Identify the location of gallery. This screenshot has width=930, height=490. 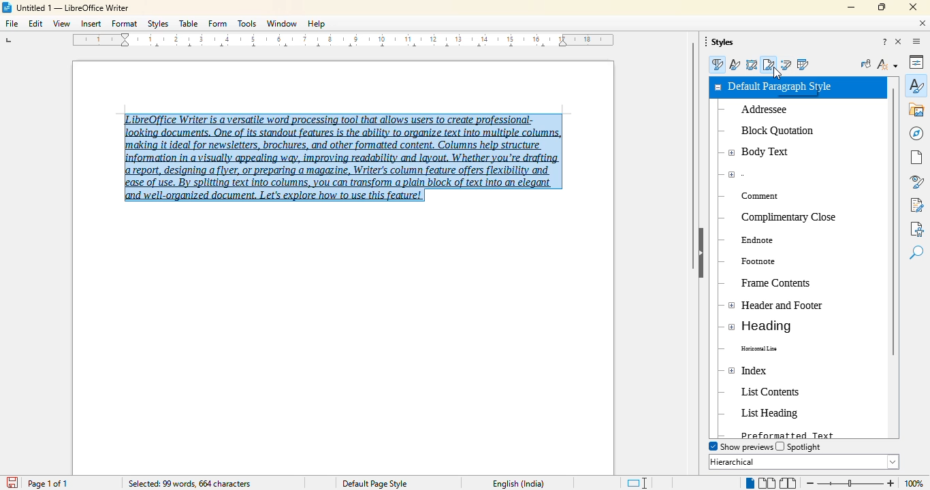
(917, 110).